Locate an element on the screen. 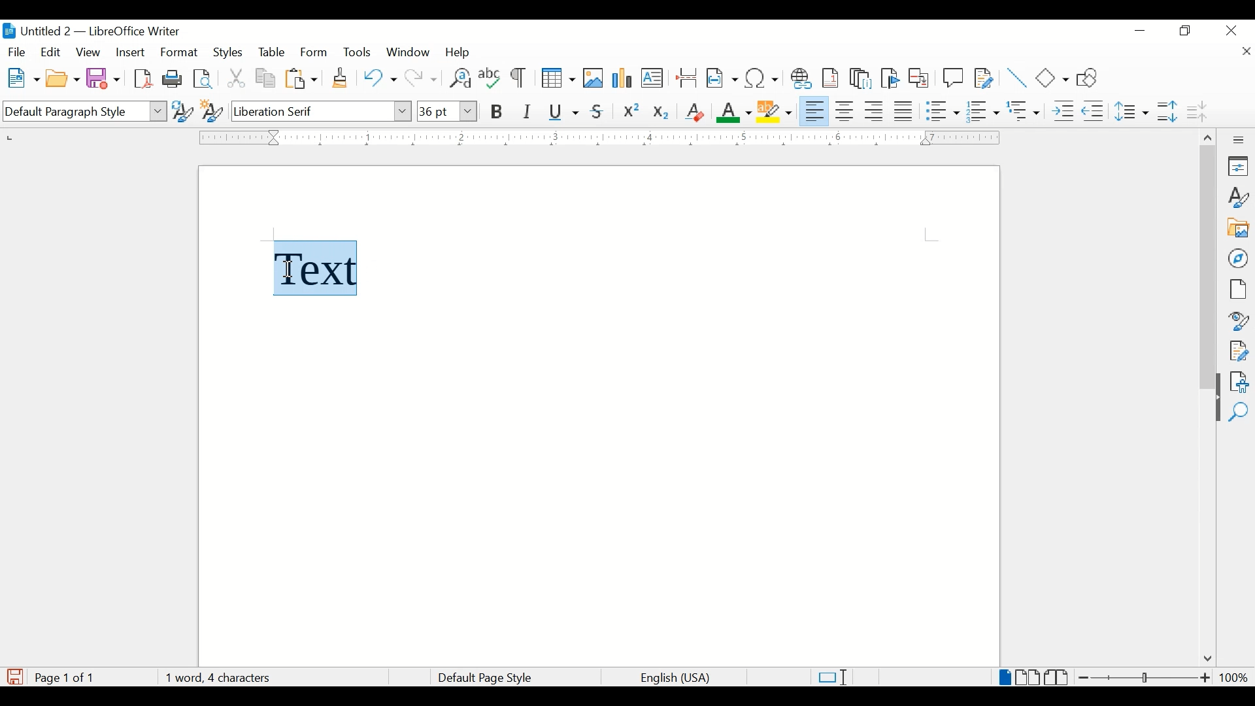  copy is located at coordinates (267, 78).